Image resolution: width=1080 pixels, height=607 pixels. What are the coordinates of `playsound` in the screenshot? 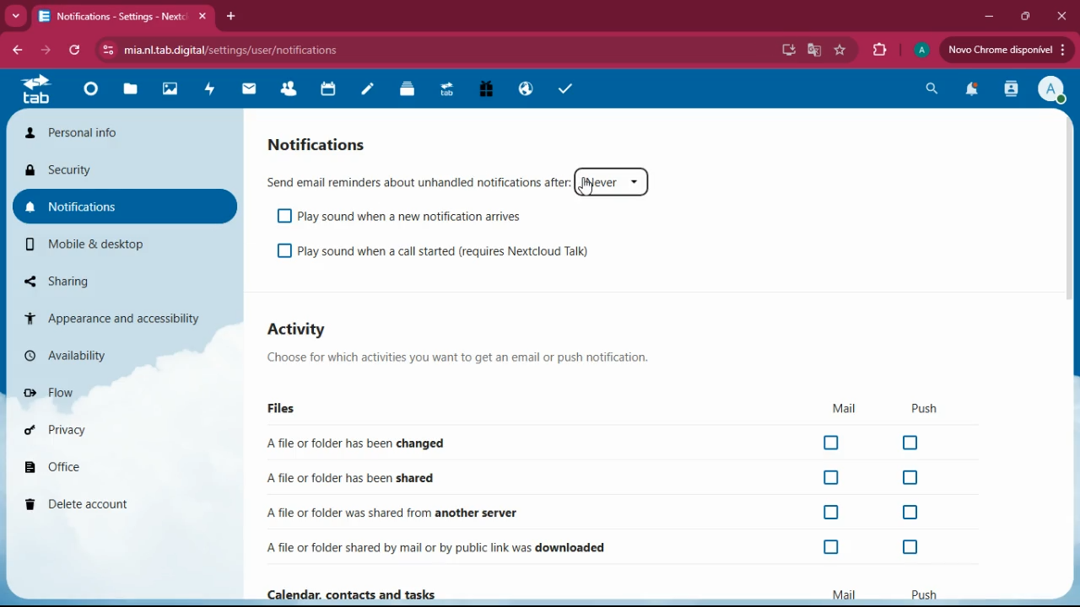 It's located at (418, 216).